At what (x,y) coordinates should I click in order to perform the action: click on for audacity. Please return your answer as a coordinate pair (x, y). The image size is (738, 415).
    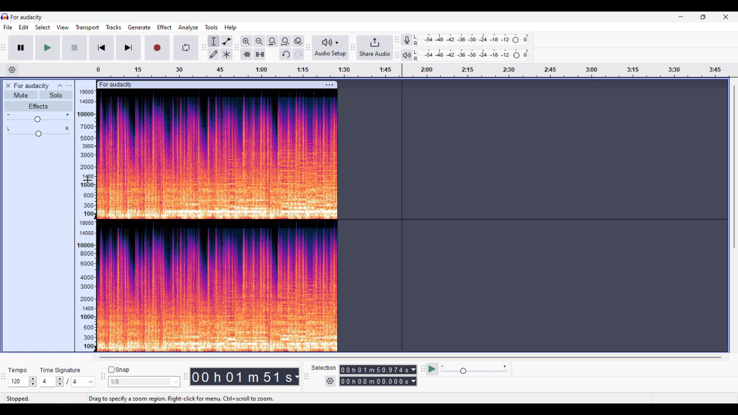
    Looking at the image, I should click on (118, 84).